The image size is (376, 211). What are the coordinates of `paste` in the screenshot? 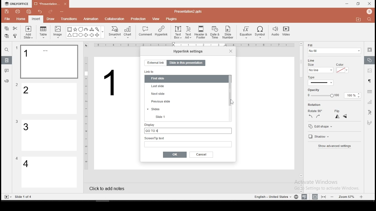 It's located at (6, 36).